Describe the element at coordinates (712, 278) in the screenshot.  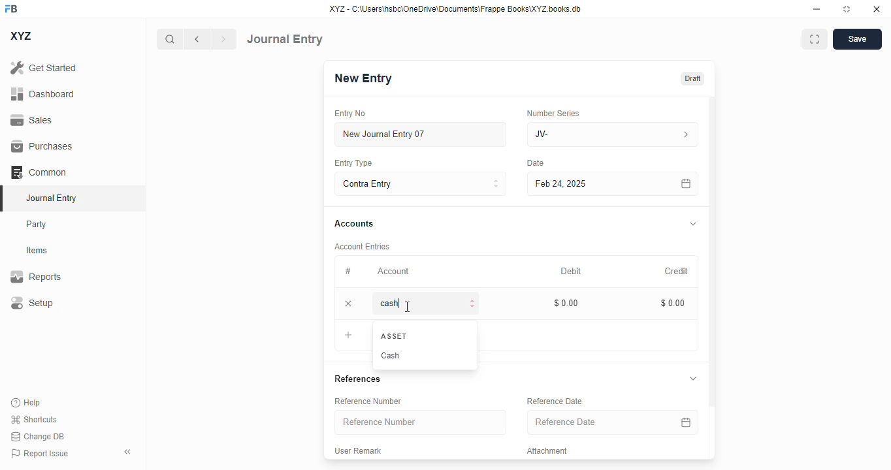
I see `vertical scroll bar` at that location.